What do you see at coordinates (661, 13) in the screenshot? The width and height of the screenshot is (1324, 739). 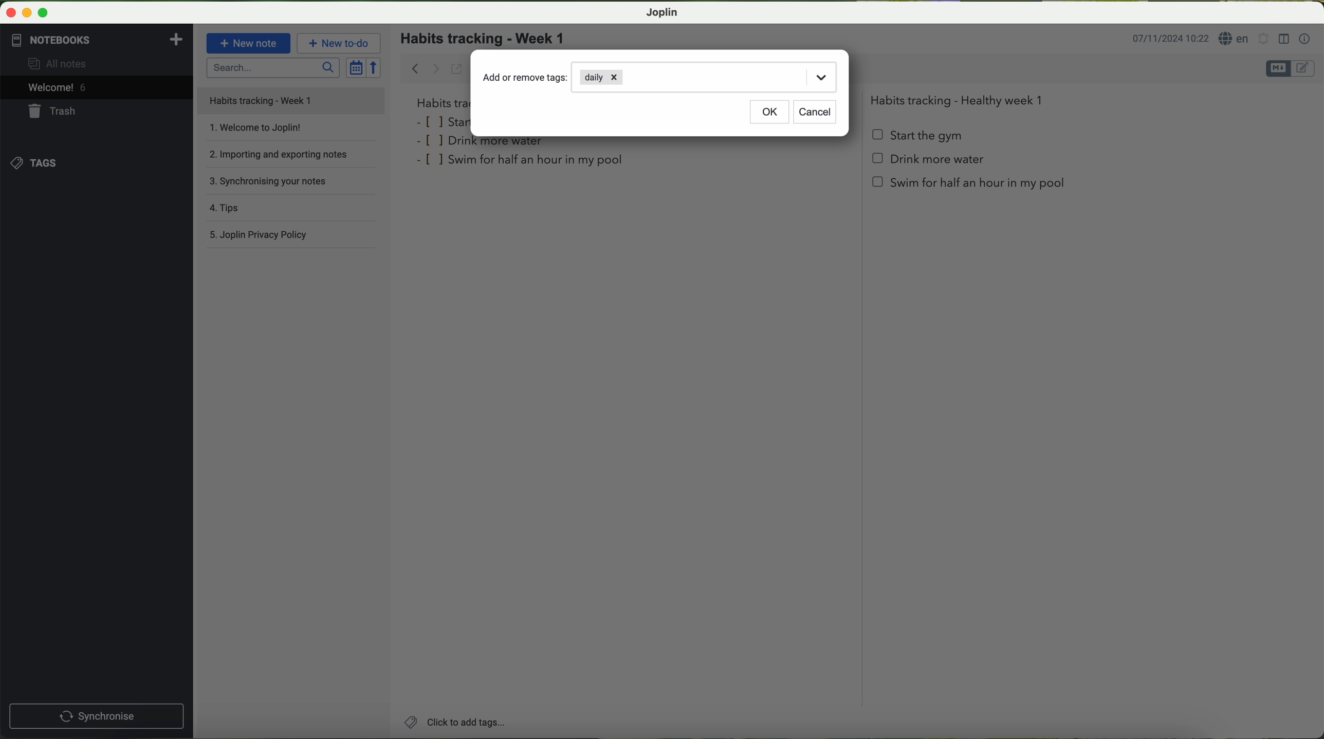 I see `Joplin` at bounding box center [661, 13].